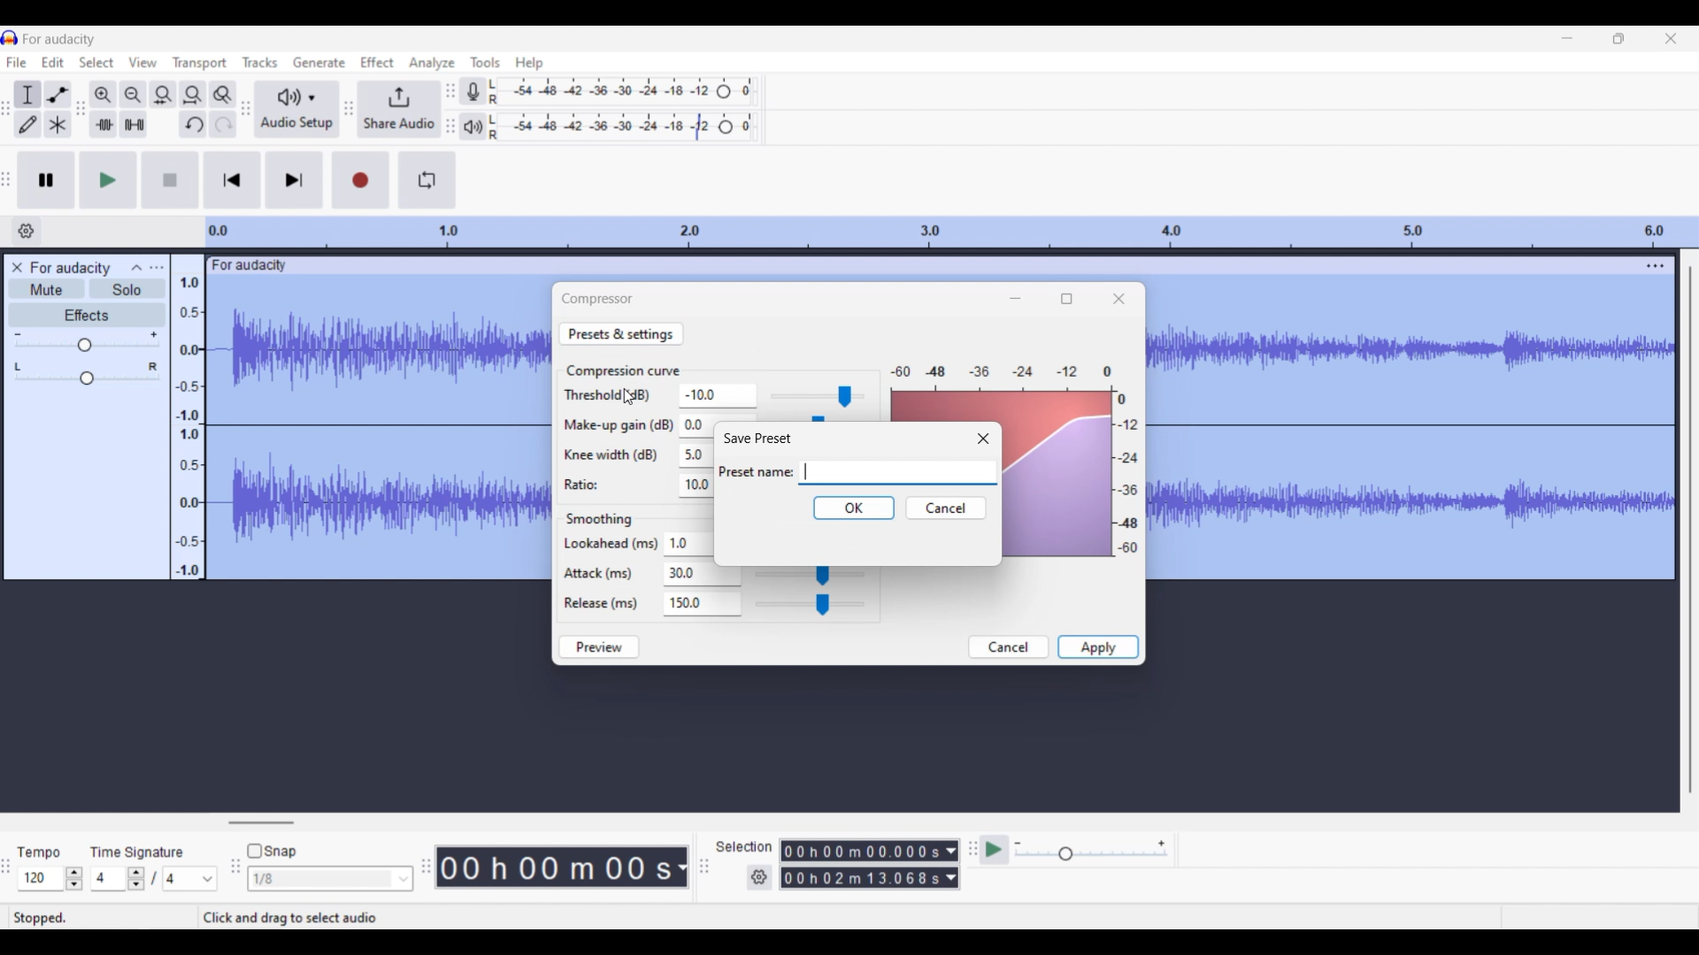  I want to click on Track settings, so click(1656, 265).